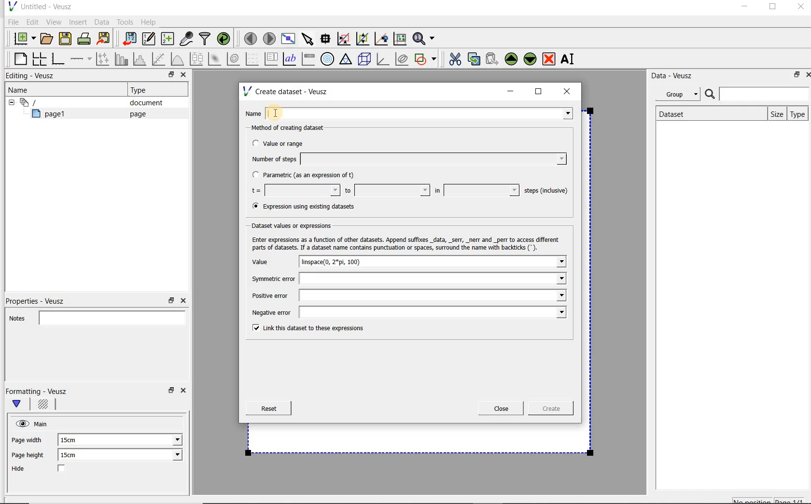 This screenshot has width=811, height=504. I want to click on Type, so click(798, 114).